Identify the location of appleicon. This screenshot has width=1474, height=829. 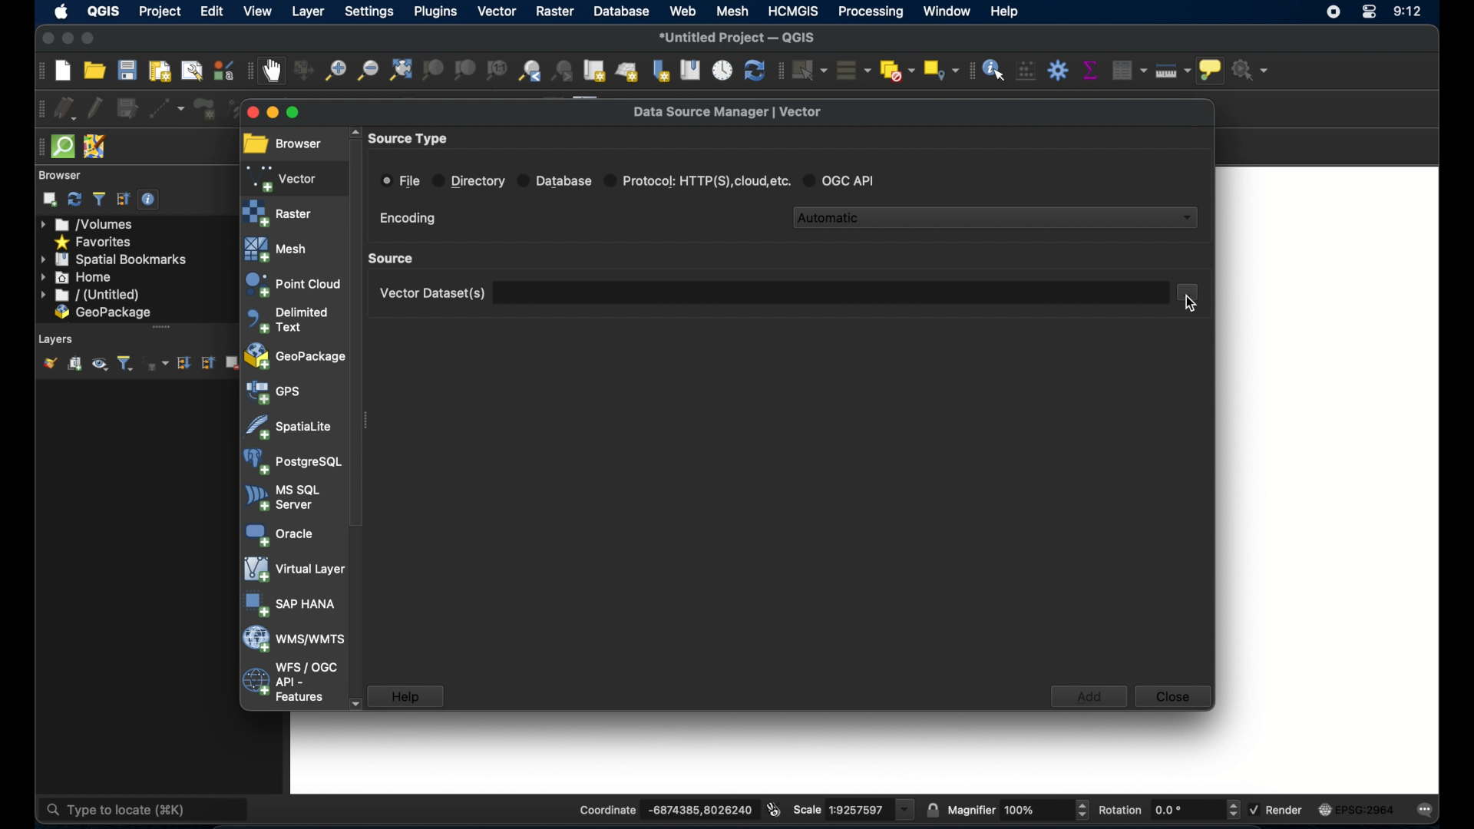
(61, 12).